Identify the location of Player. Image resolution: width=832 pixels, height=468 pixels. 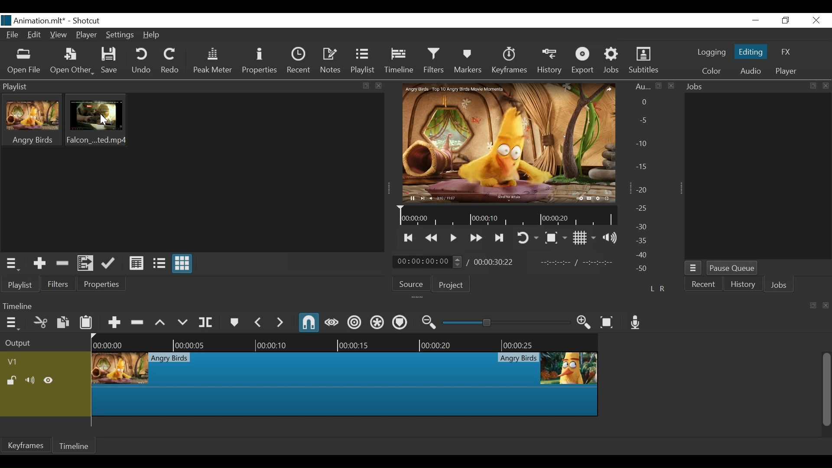
(786, 71).